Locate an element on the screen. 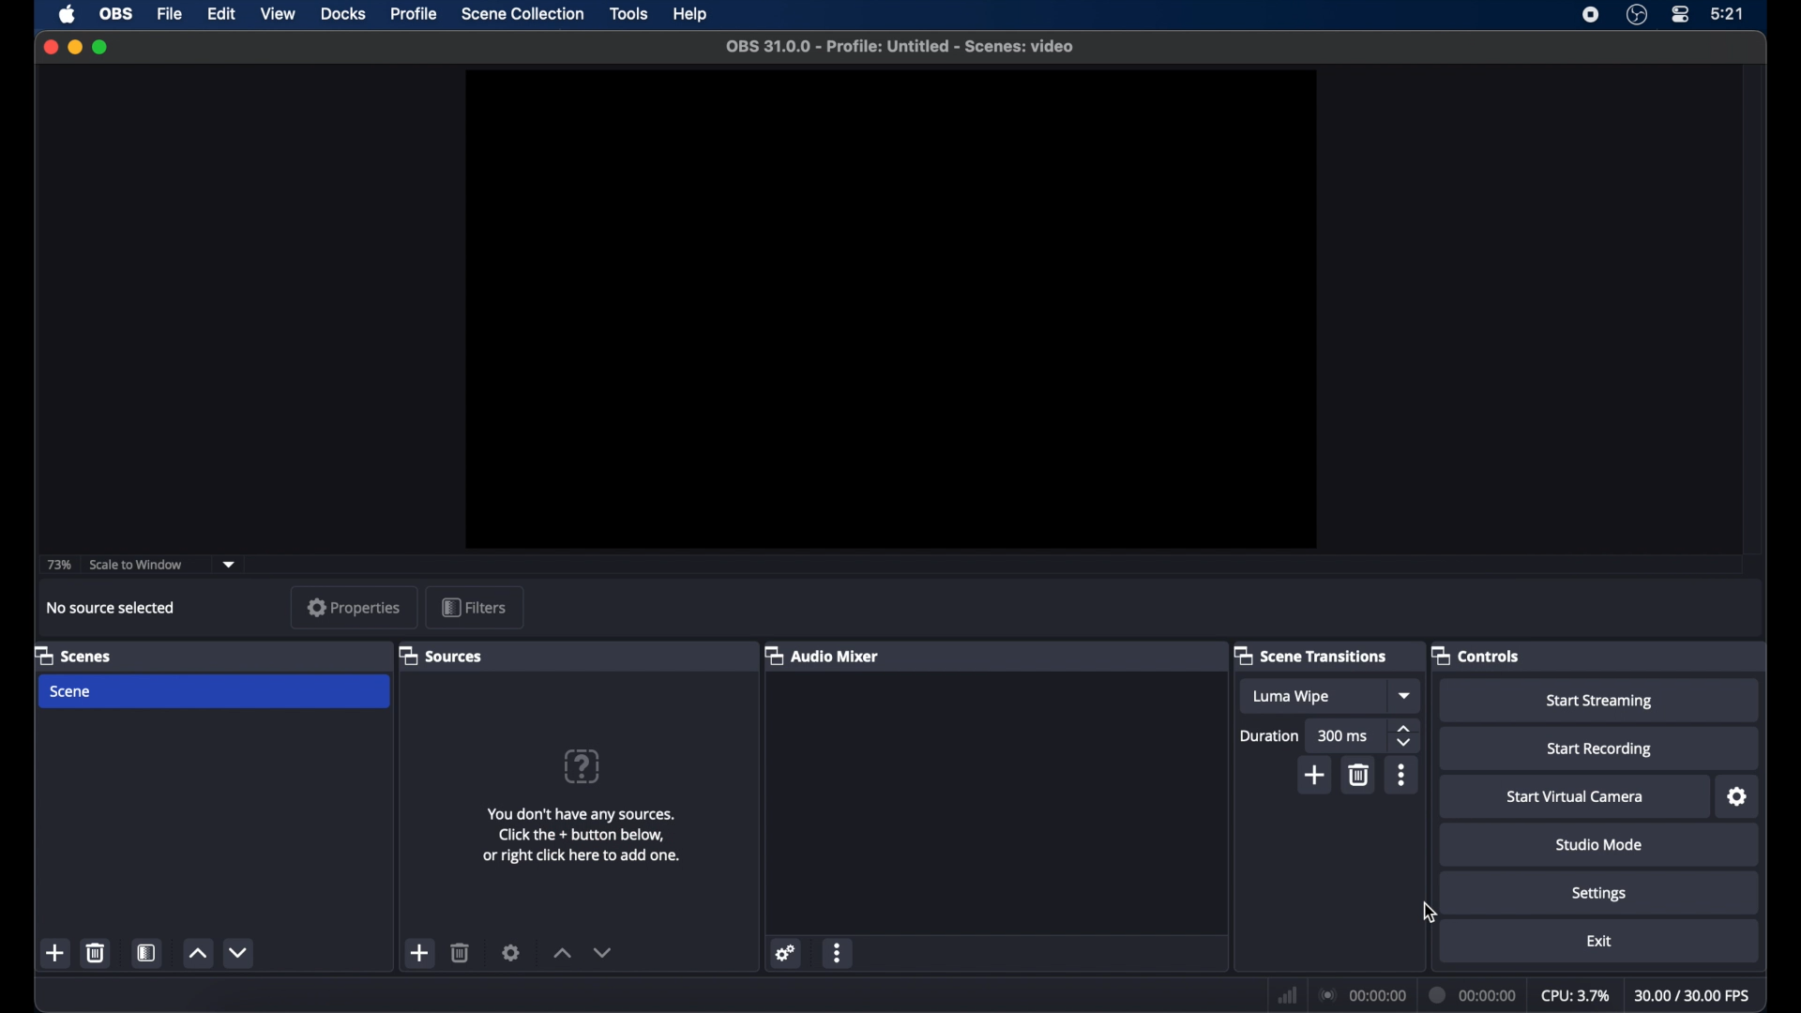 The width and height of the screenshot is (1801, 1013). sources is located at coordinates (439, 655).